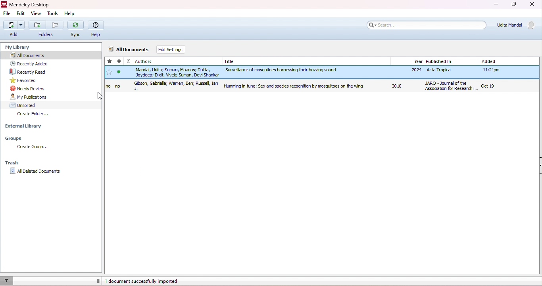 The height and width of the screenshot is (286, 542). What do you see at coordinates (24, 80) in the screenshot?
I see `favorites` at bounding box center [24, 80].